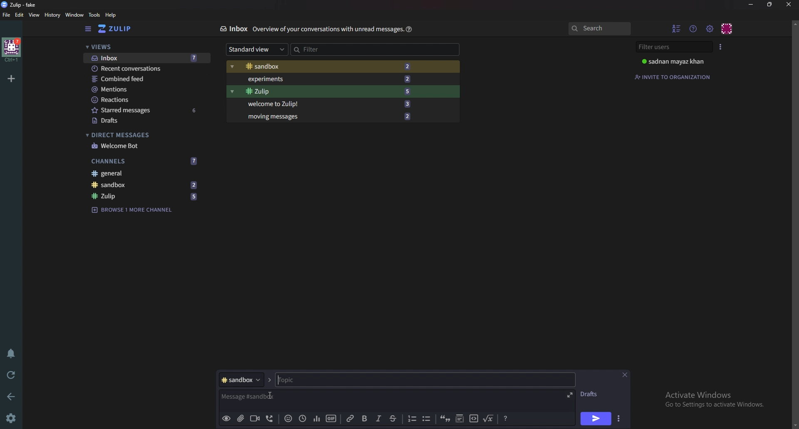 The image size is (799, 429). Describe the element at coordinates (677, 61) in the screenshot. I see `User` at that location.